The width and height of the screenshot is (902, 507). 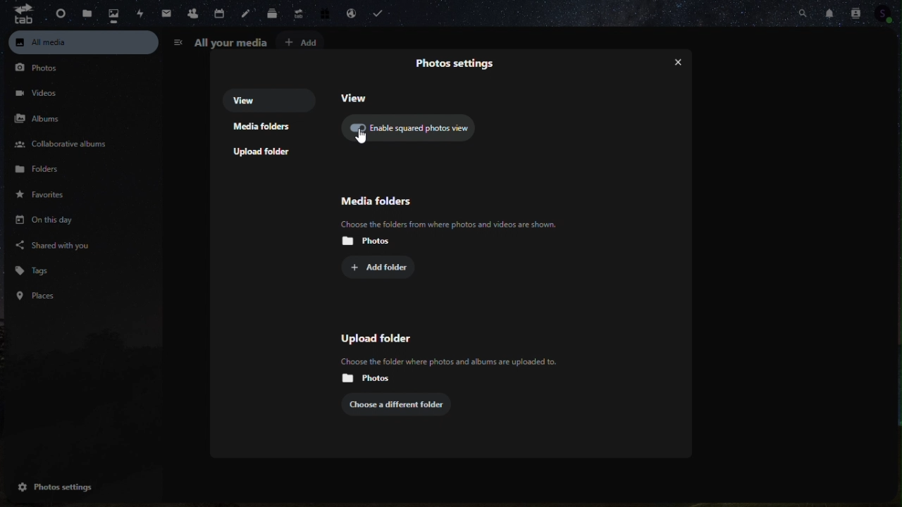 What do you see at coordinates (43, 70) in the screenshot?
I see `Photos` at bounding box center [43, 70].